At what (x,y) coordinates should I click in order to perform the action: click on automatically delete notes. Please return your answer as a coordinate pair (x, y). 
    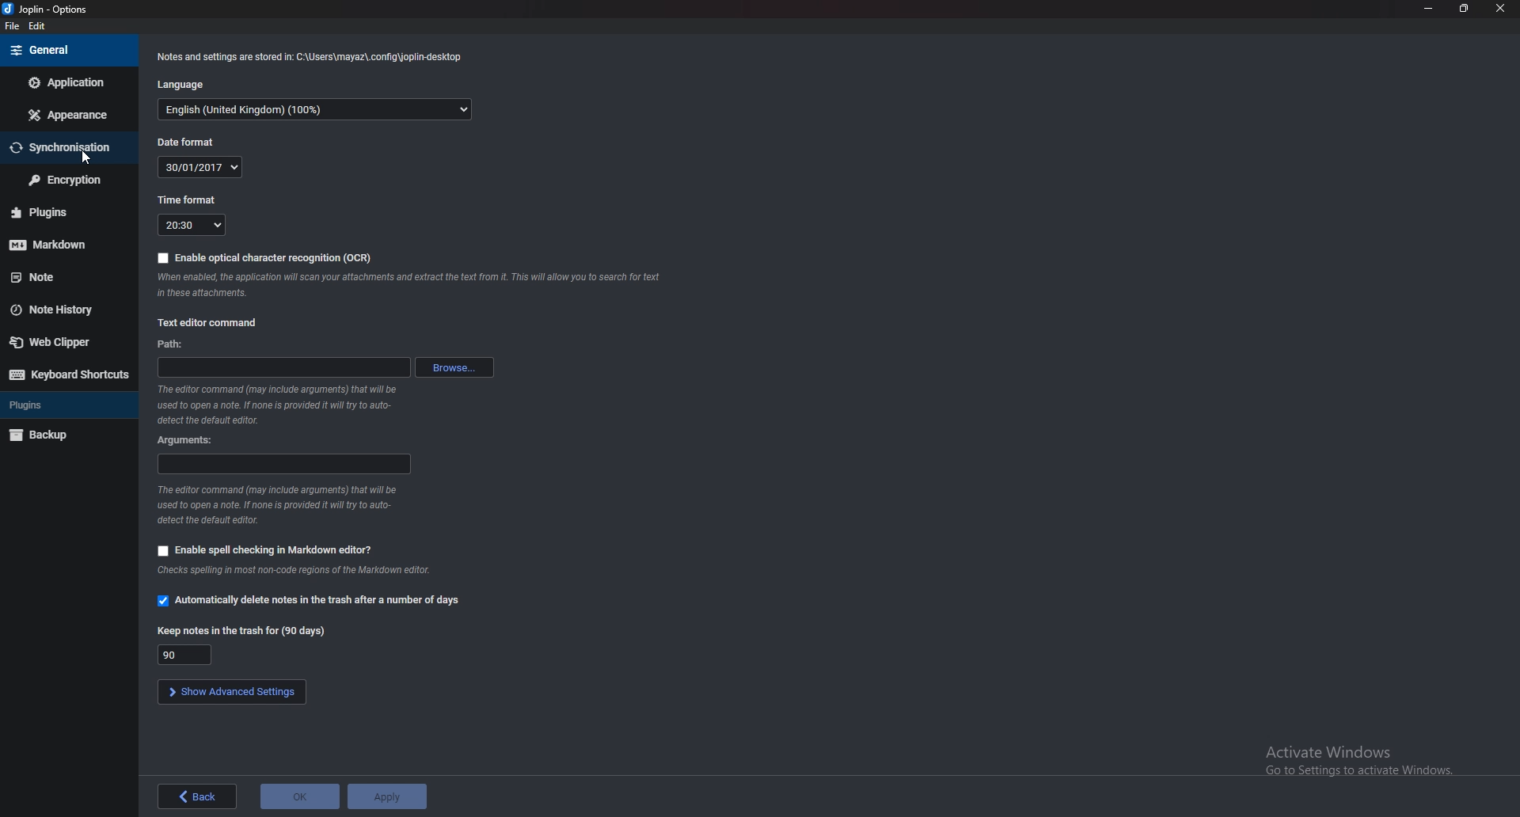
    Looking at the image, I should click on (308, 600).